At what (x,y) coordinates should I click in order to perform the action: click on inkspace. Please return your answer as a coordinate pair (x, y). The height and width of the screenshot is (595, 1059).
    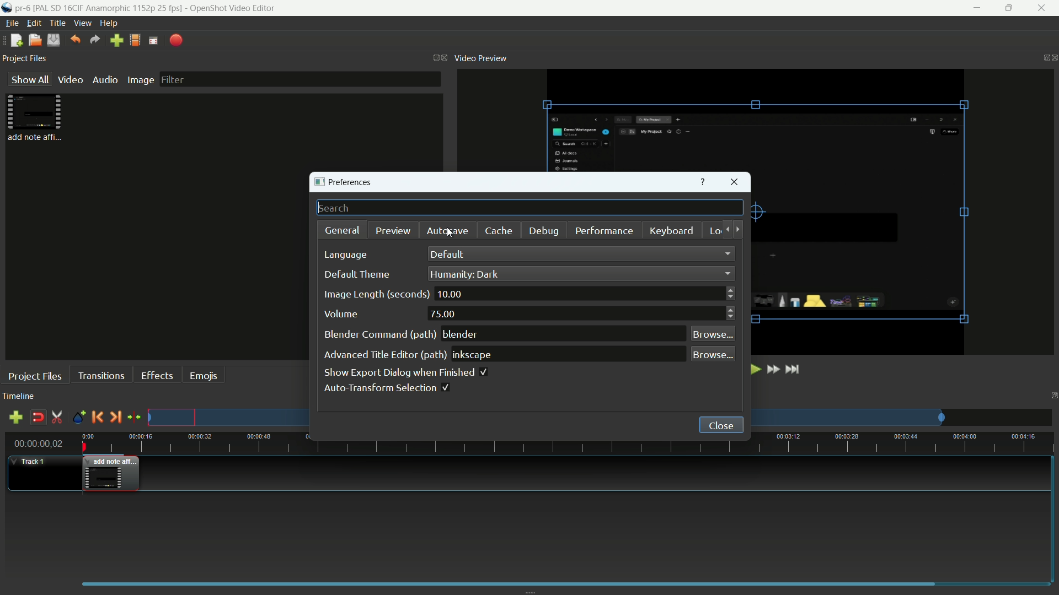
    Looking at the image, I should click on (474, 354).